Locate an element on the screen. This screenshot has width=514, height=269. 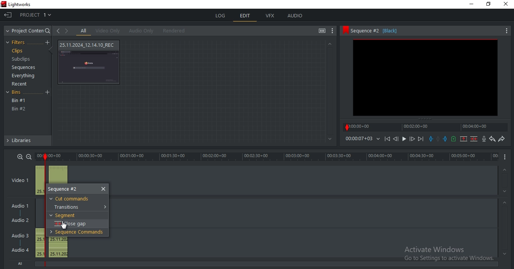
Forward is located at coordinates (412, 139).